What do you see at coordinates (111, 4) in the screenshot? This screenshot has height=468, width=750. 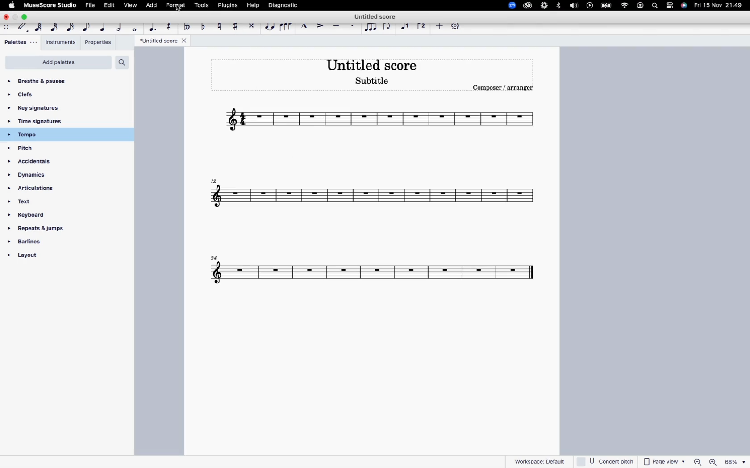 I see `edit` at bounding box center [111, 4].